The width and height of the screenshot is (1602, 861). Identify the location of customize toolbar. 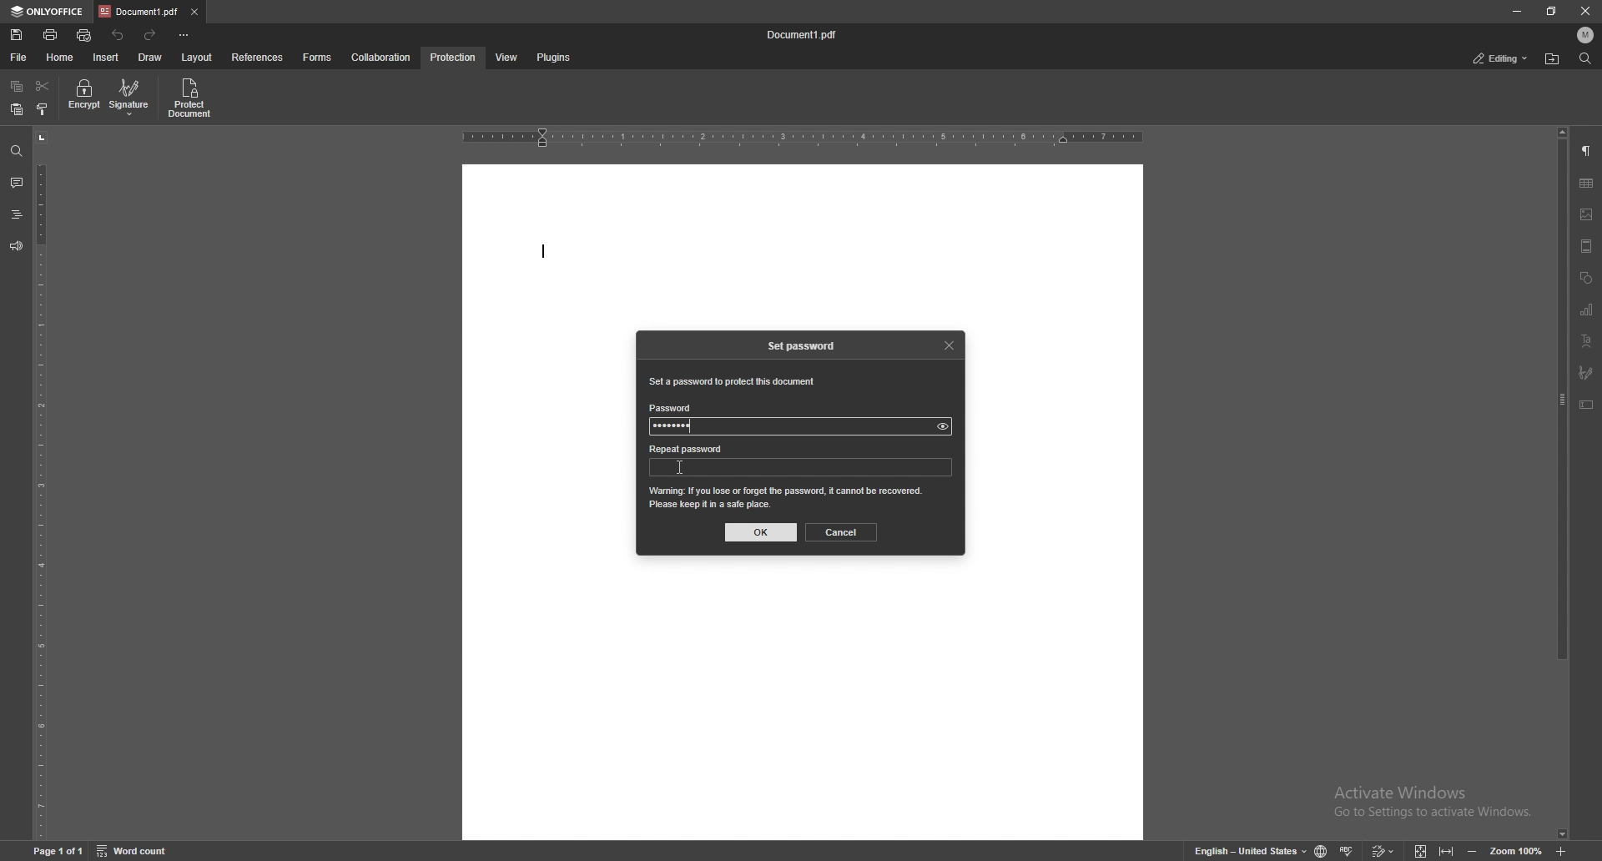
(183, 36).